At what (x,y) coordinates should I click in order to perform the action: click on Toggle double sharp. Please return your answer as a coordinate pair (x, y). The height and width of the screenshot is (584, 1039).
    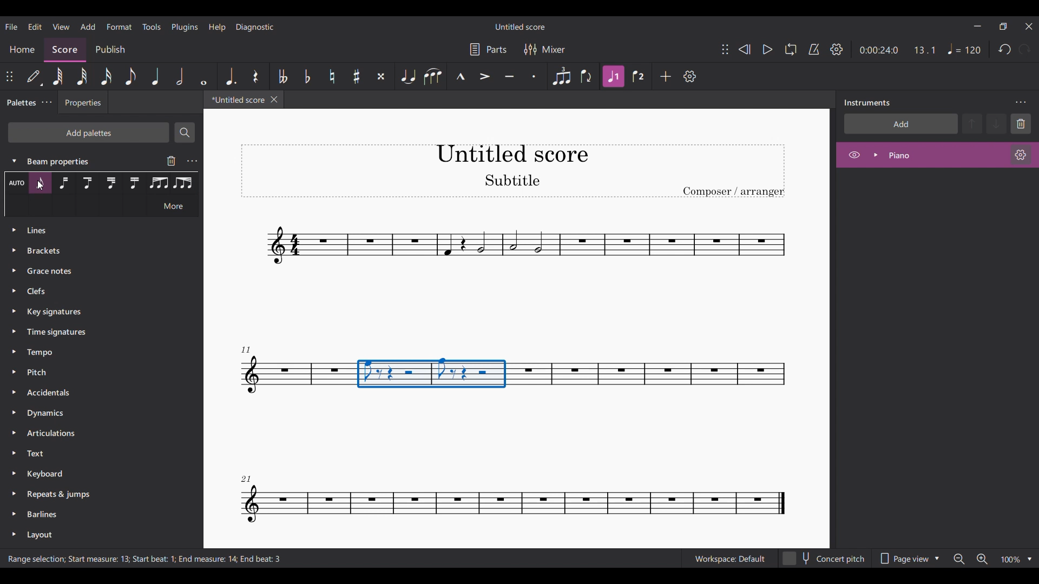
    Looking at the image, I should click on (382, 76).